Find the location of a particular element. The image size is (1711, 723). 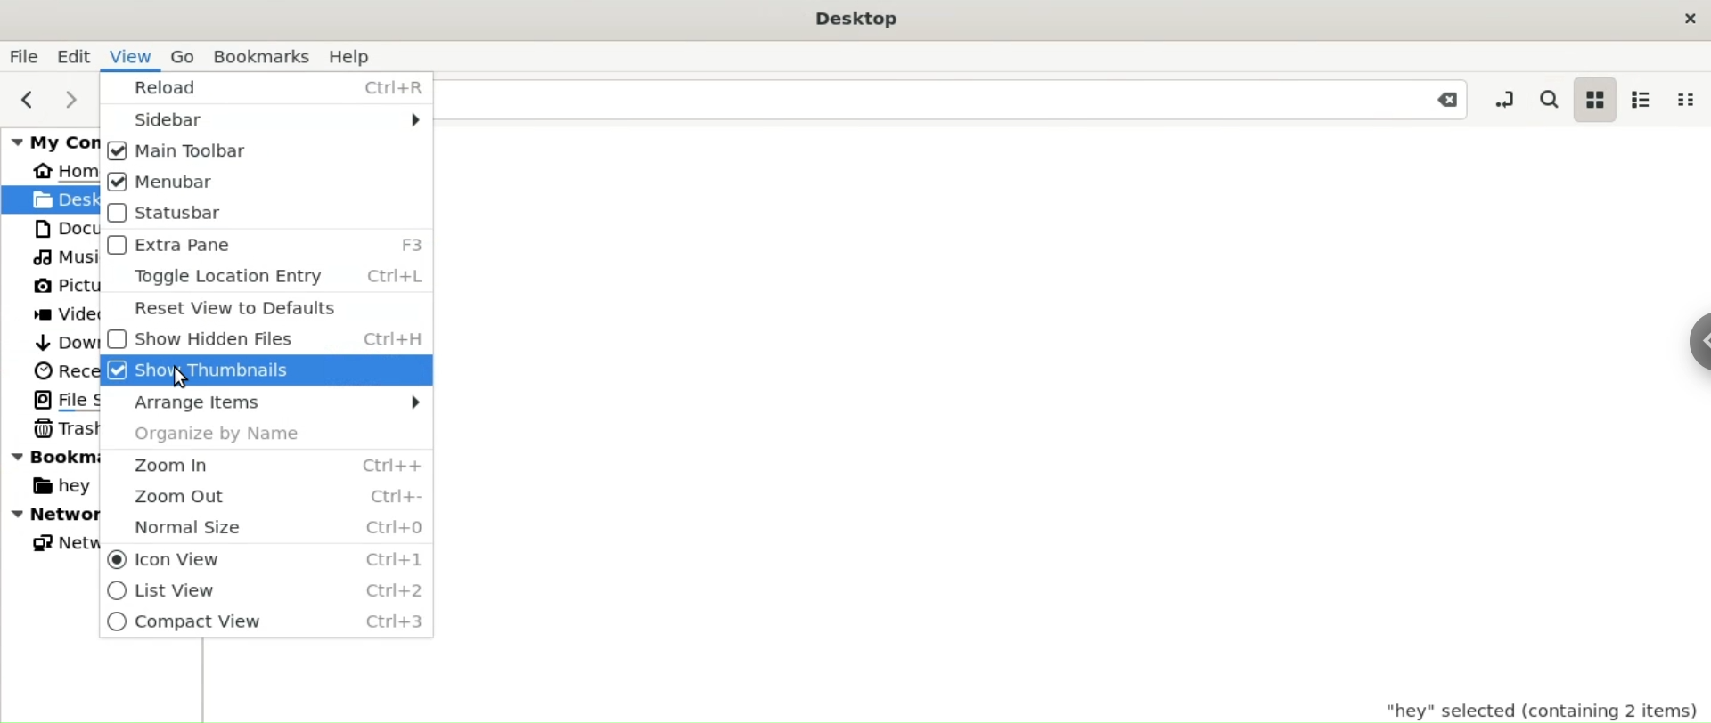

Menubar is located at coordinates (265, 180).